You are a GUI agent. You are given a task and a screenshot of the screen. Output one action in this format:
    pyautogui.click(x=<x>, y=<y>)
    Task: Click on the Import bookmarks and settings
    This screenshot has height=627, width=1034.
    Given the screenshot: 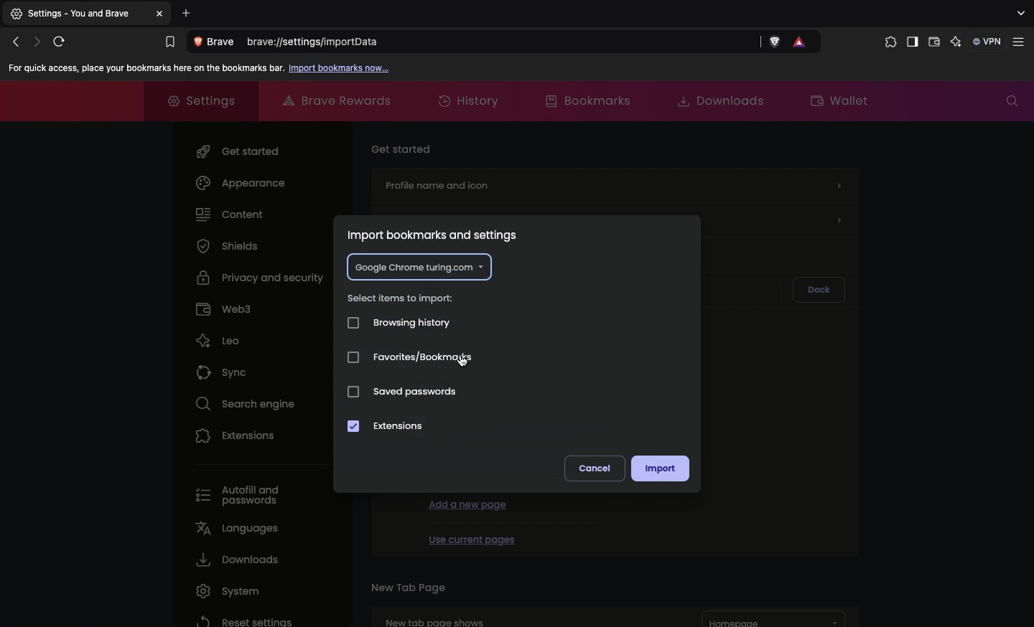 What is the action you would take?
    pyautogui.click(x=437, y=235)
    